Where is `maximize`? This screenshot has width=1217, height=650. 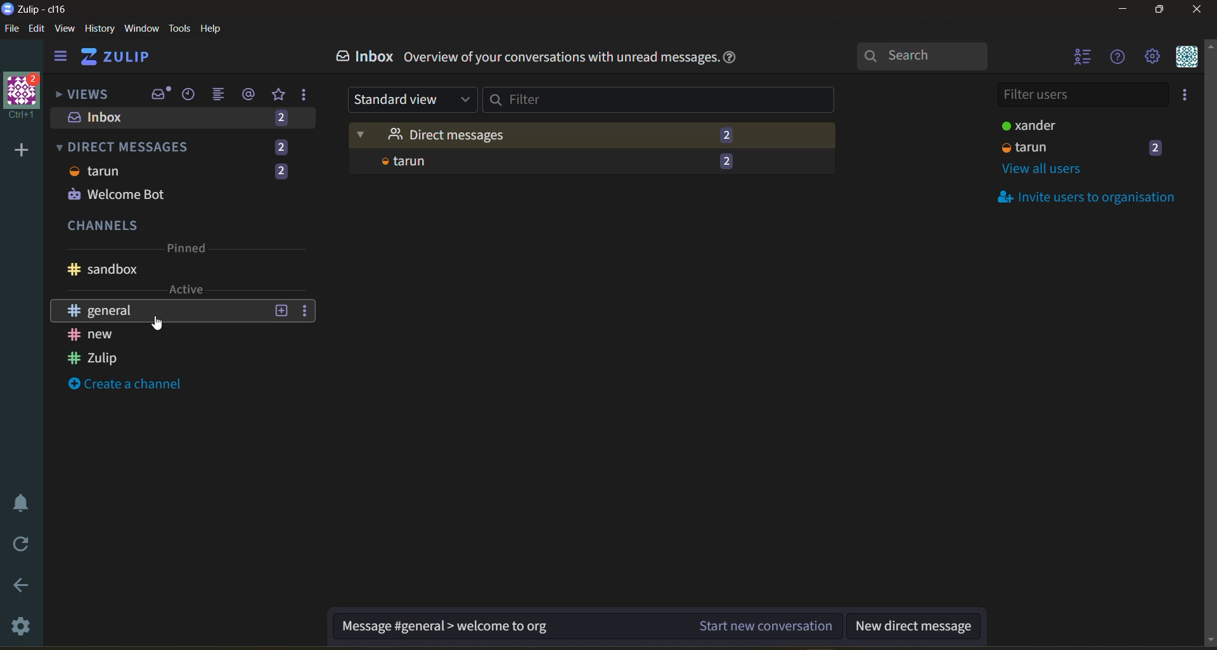 maximize is located at coordinates (1157, 13).